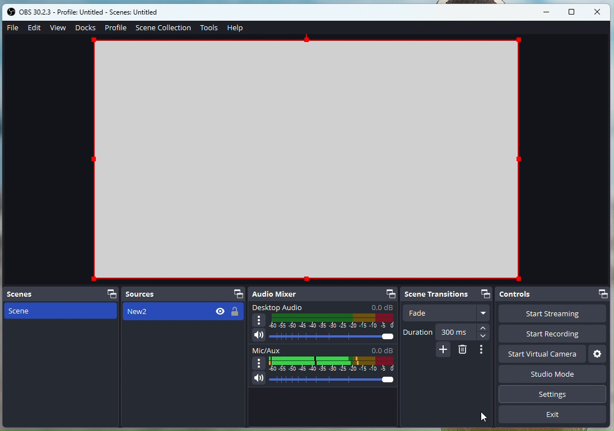 The height and width of the screenshot is (431, 614). I want to click on speaker, so click(259, 334).